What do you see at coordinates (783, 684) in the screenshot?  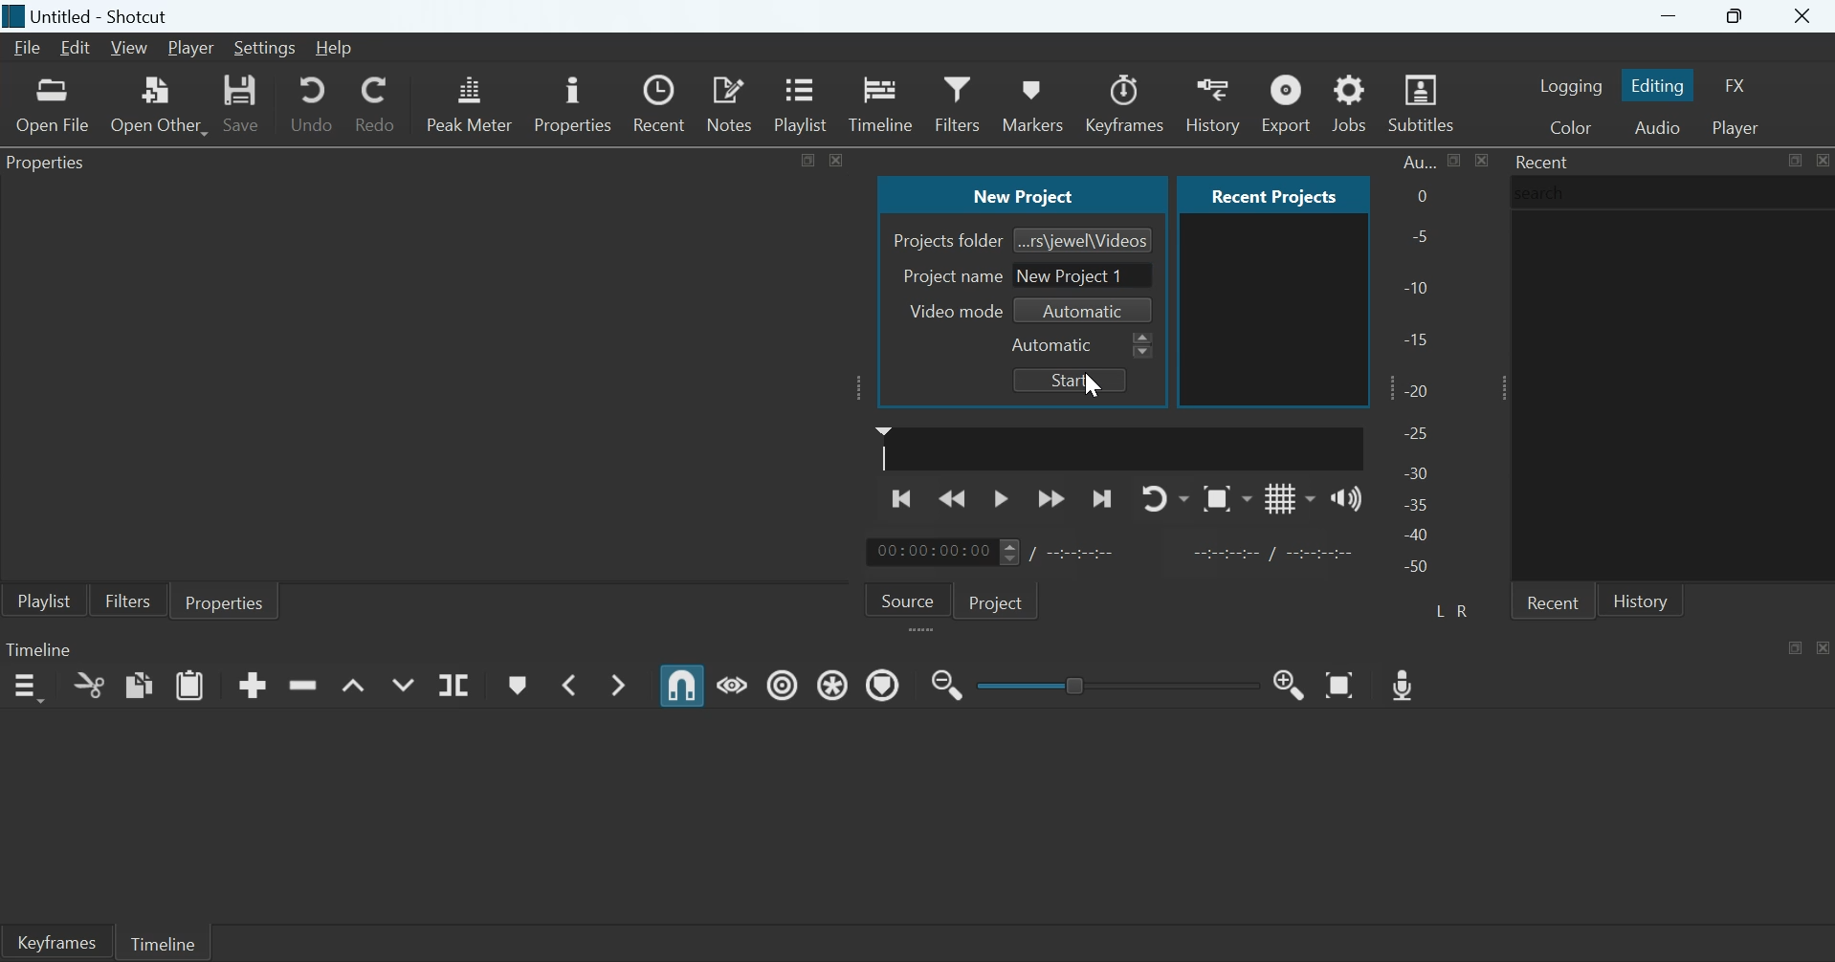 I see `Ripple` at bounding box center [783, 684].